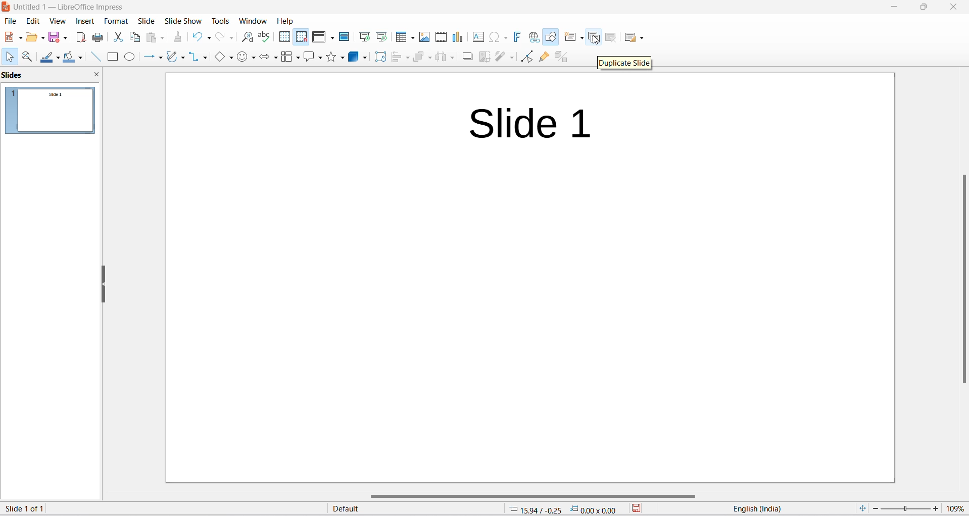 The height and width of the screenshot is (516, 969). Describe the element at coordinates (499, 36) in the screenshot. I see `insert special characters` at that location.